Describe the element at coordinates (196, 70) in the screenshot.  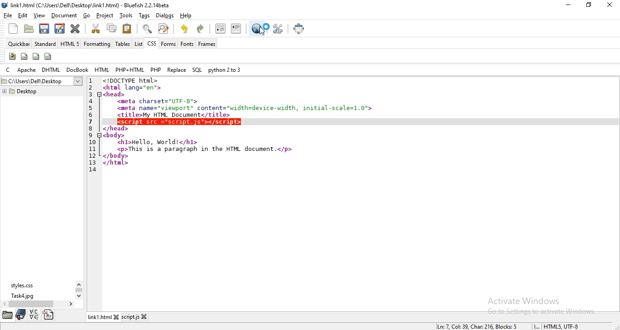
I see `sql` at that location.